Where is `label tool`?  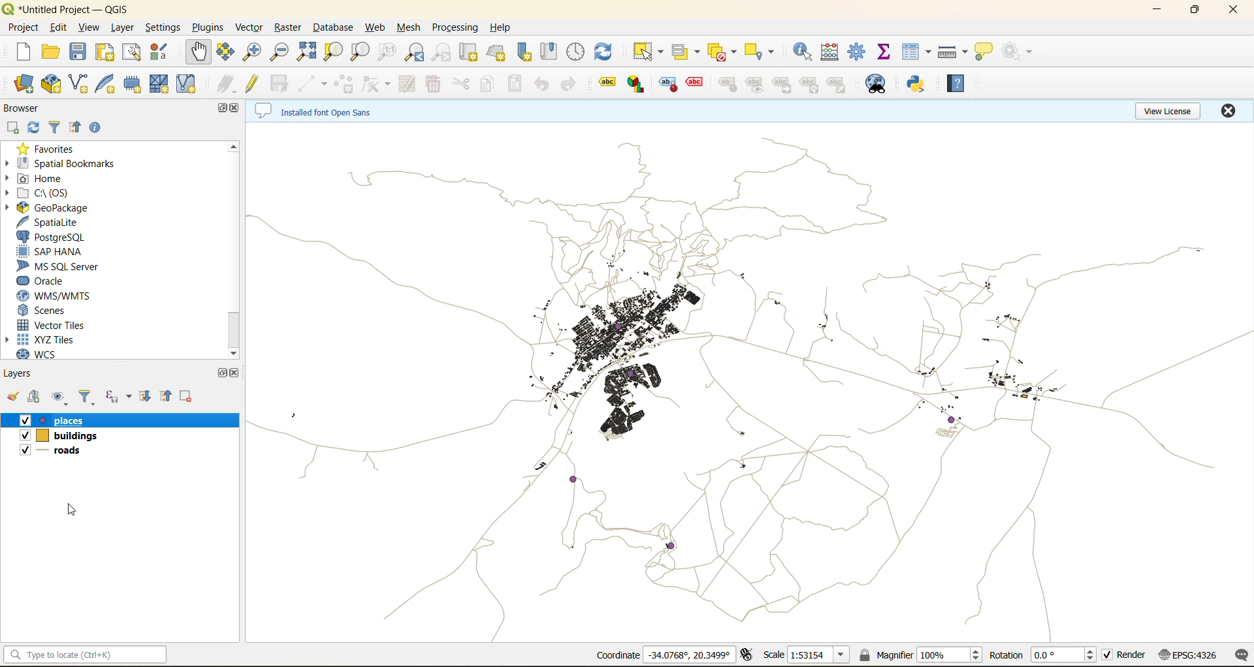 label tool is located at coordinates (609, 81).